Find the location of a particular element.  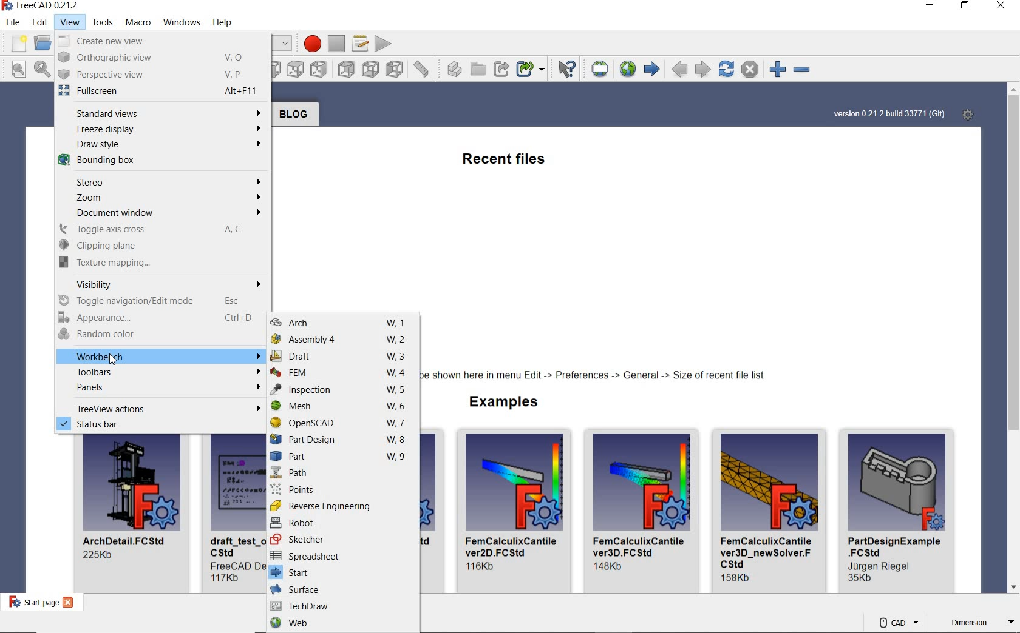

FemCalculix is located at coordinates (515, 511).